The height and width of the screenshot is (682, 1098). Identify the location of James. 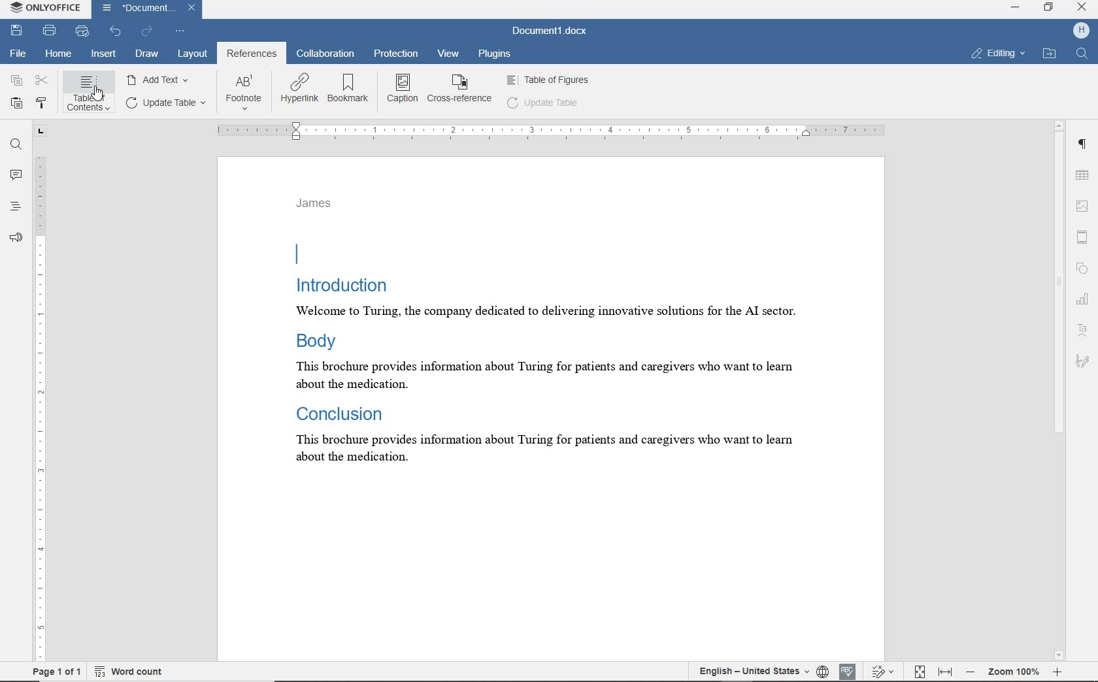
(316, 204).